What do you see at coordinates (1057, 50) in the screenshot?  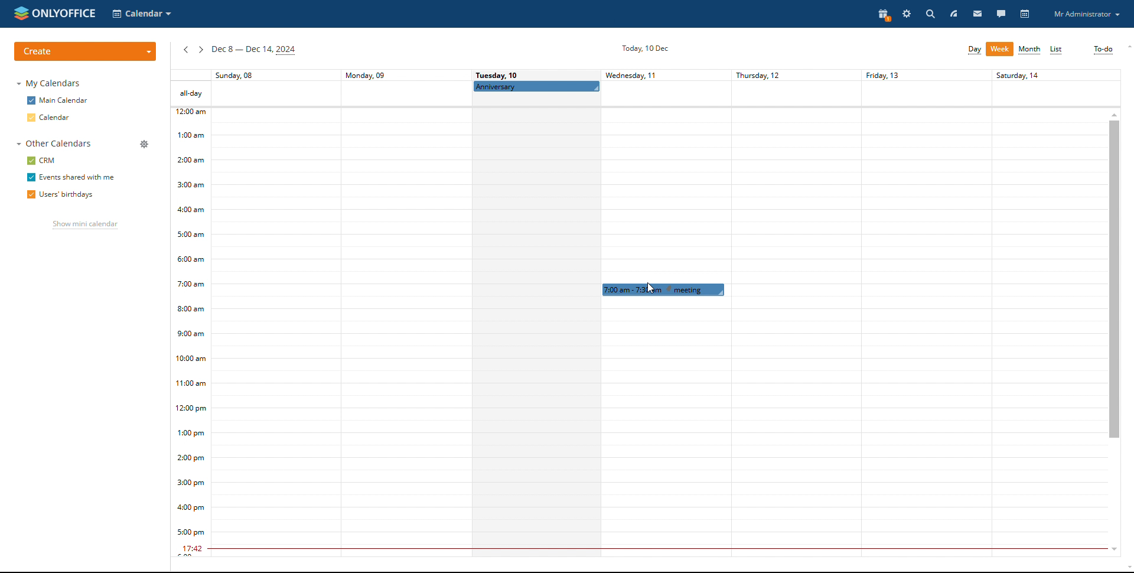 I see `list view` at bounding box center [1057, 50].